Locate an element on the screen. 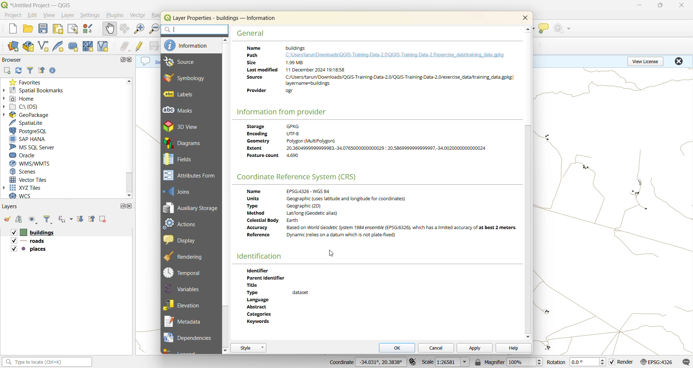 This screenshot has width=693, height=368. view license is located at coordinates (649, 61).